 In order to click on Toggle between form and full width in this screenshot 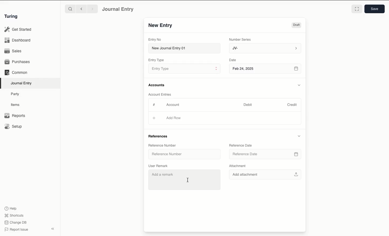, I will do `click(357, 9)`.